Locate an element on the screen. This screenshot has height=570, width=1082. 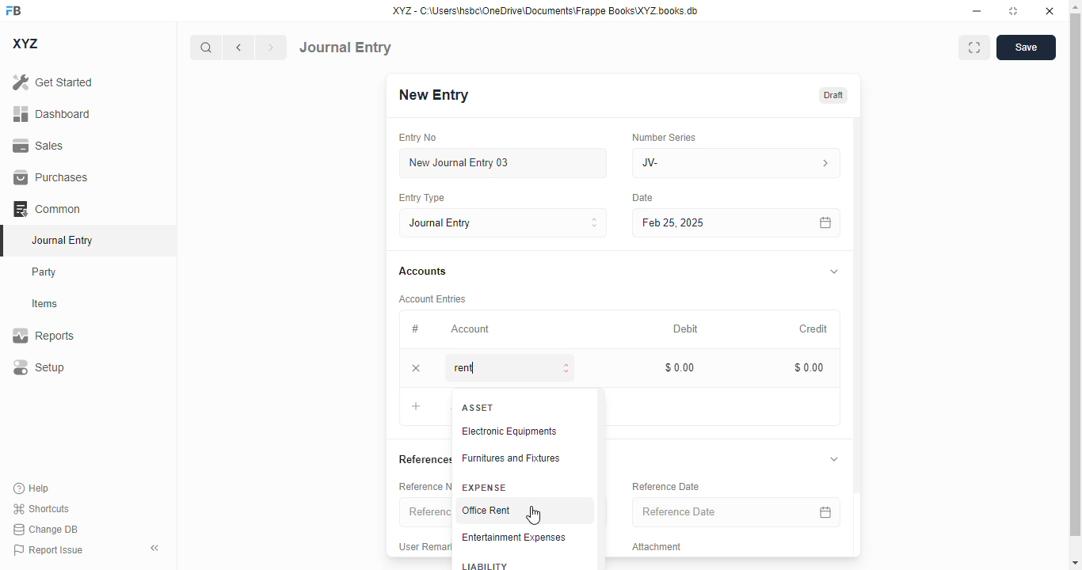
report issue is located at coordinates (48, 550).